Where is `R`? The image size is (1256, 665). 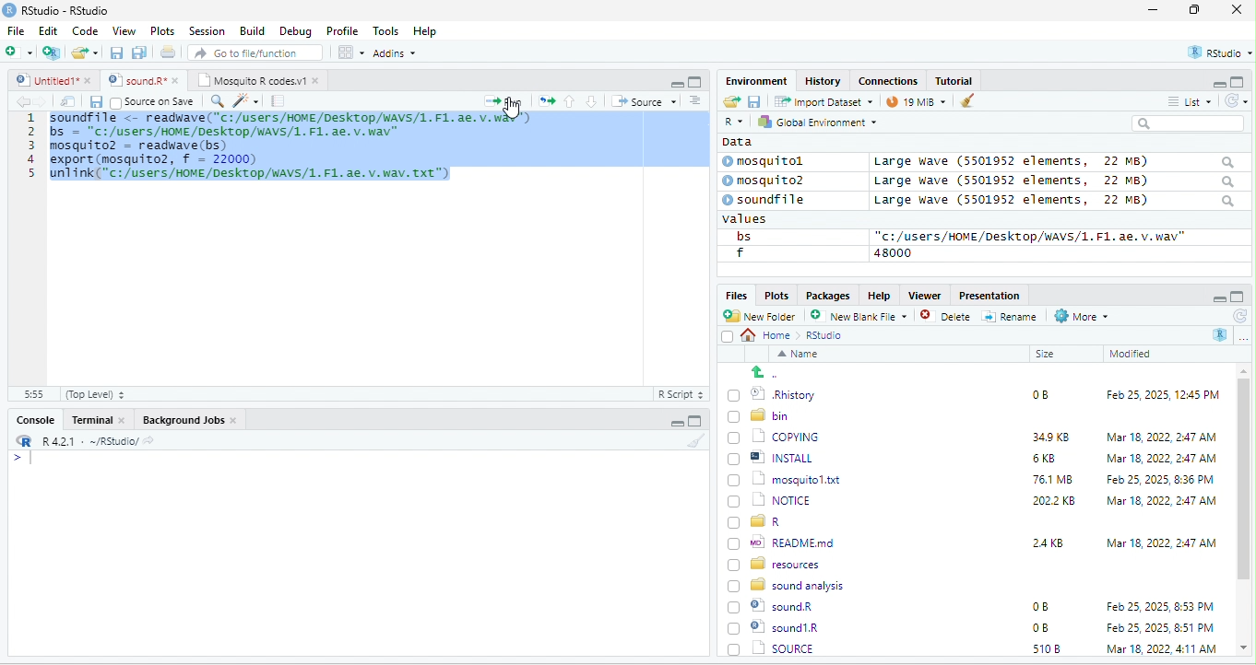
R is located at coordinates (1221, 334).